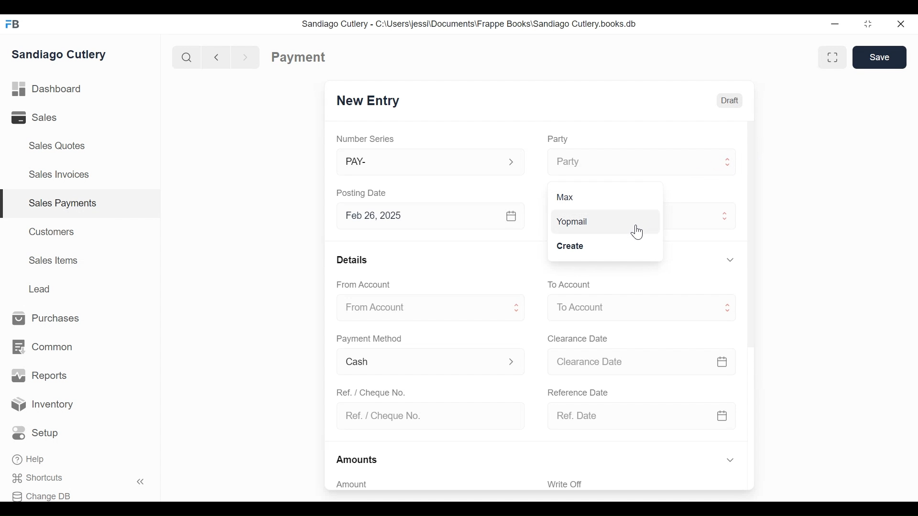 The height and width of the screenshot is (516, 918). I want to click on Shortcuts, so click(44, 478).